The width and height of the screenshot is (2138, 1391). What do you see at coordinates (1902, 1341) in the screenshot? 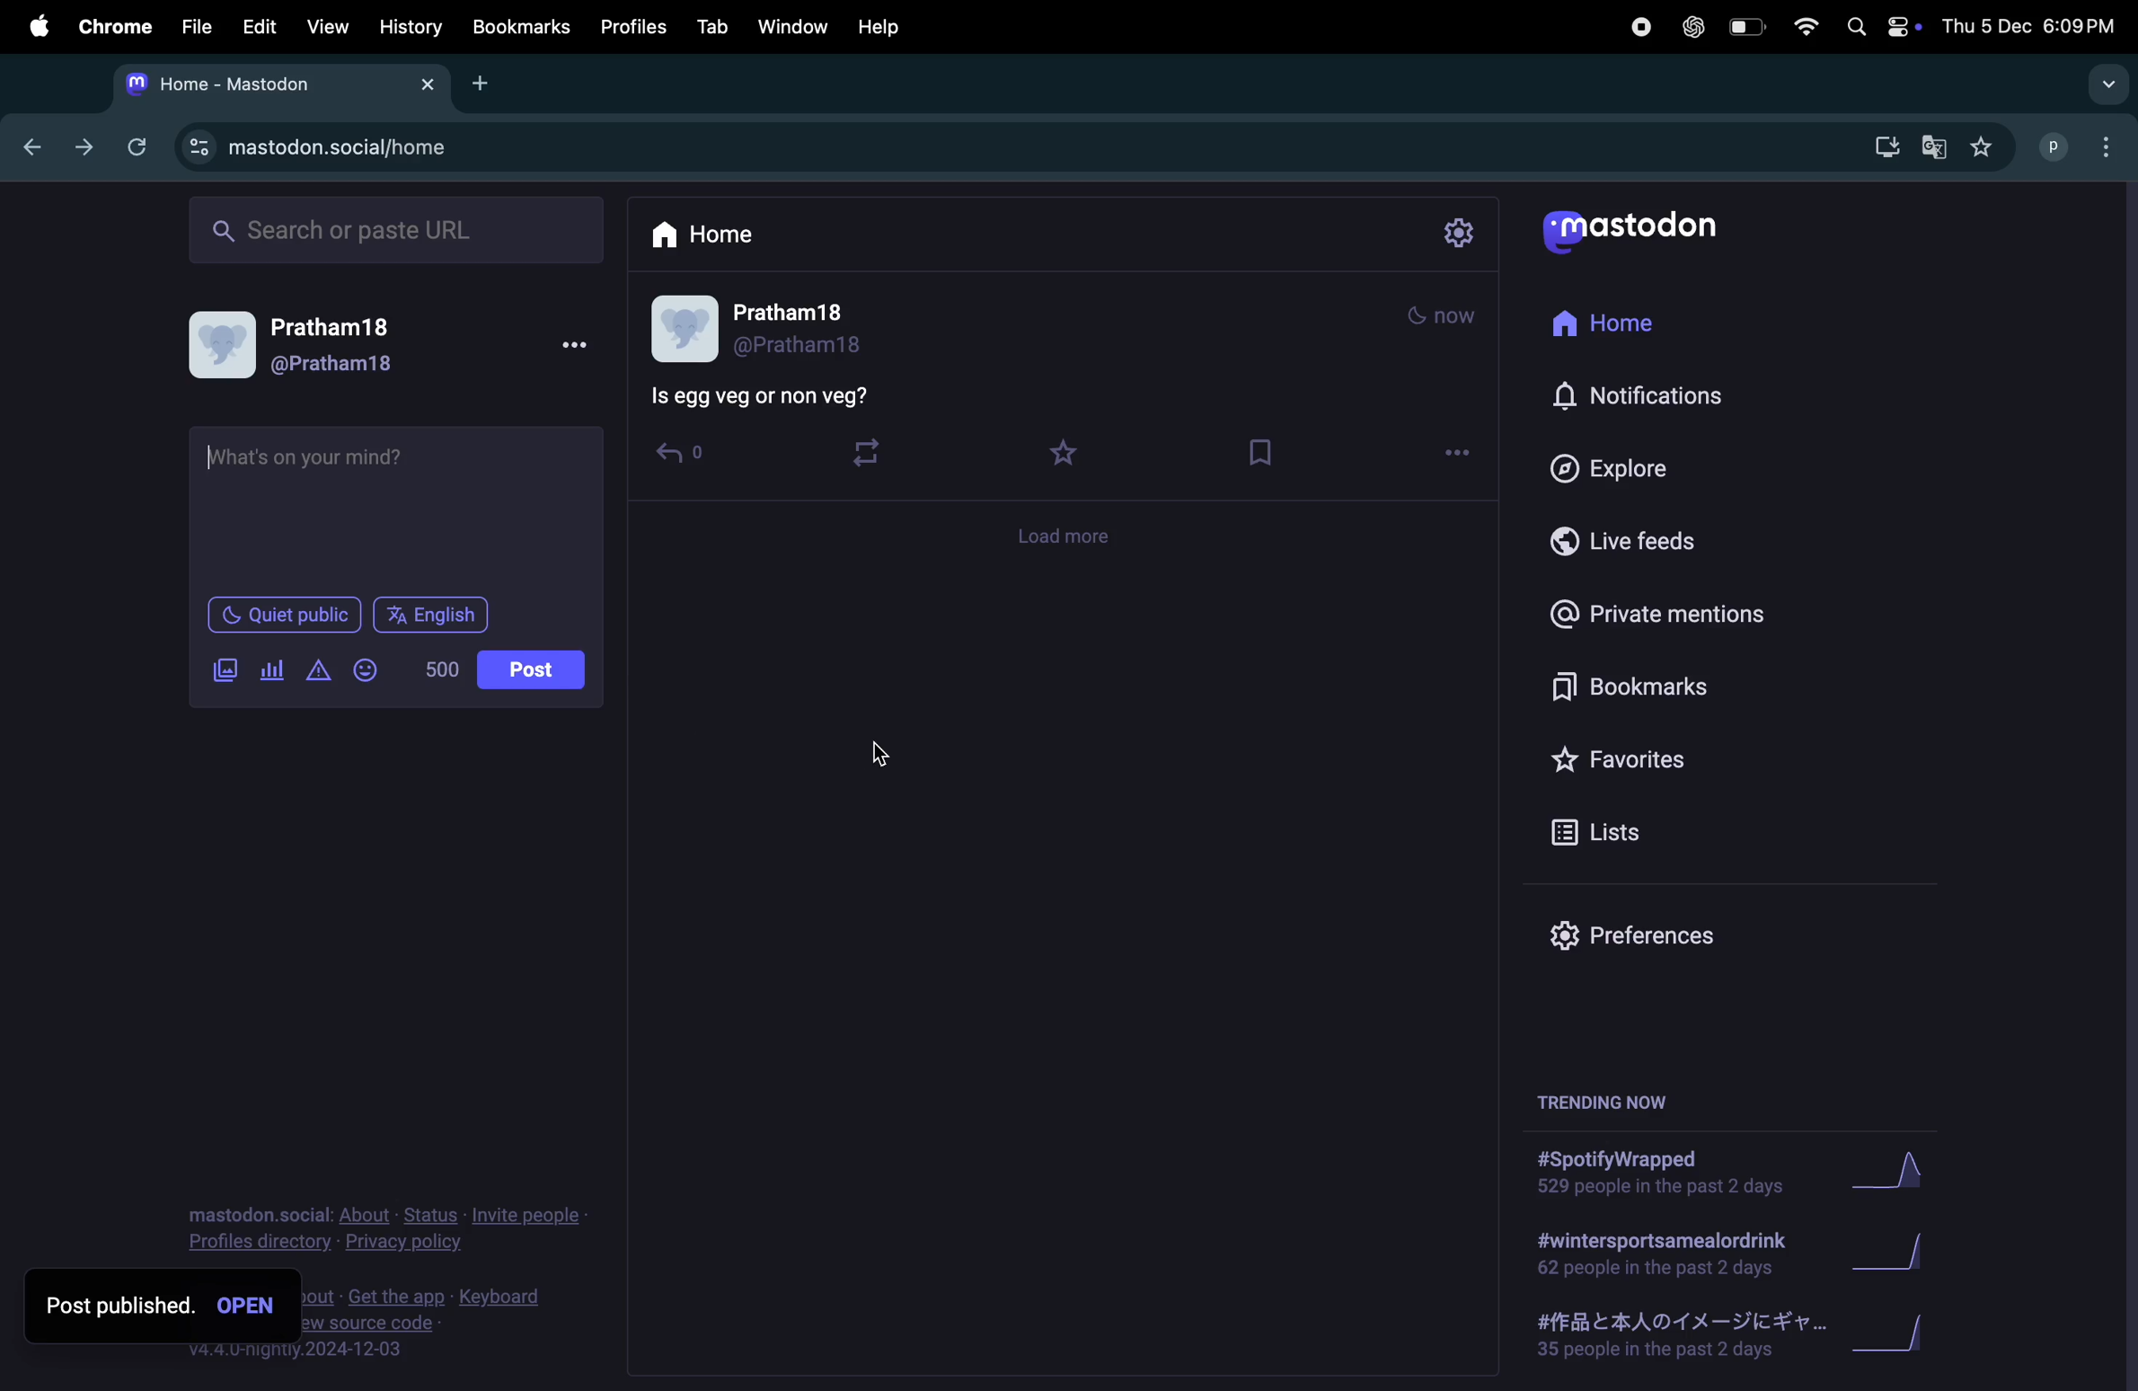
I see `graph` at bounding box center [1902, 1341].